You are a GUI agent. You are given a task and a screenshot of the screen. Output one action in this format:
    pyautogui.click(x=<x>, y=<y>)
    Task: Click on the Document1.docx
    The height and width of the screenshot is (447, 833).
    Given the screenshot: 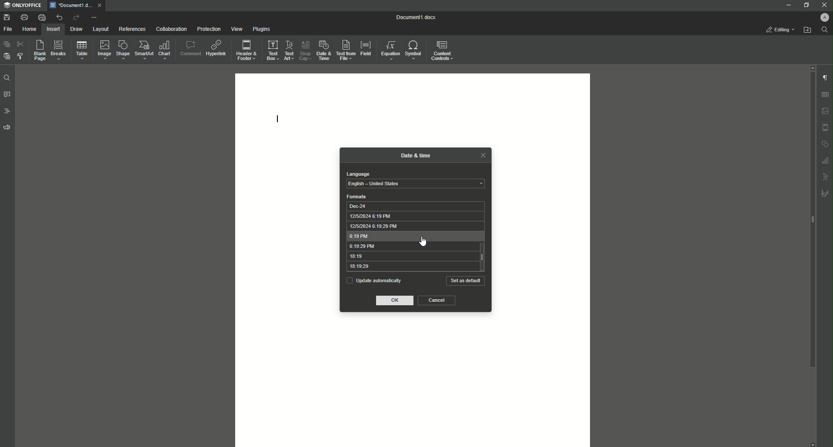 What is the action you would take?
    pyautogui.click(x=417, y=17)
    